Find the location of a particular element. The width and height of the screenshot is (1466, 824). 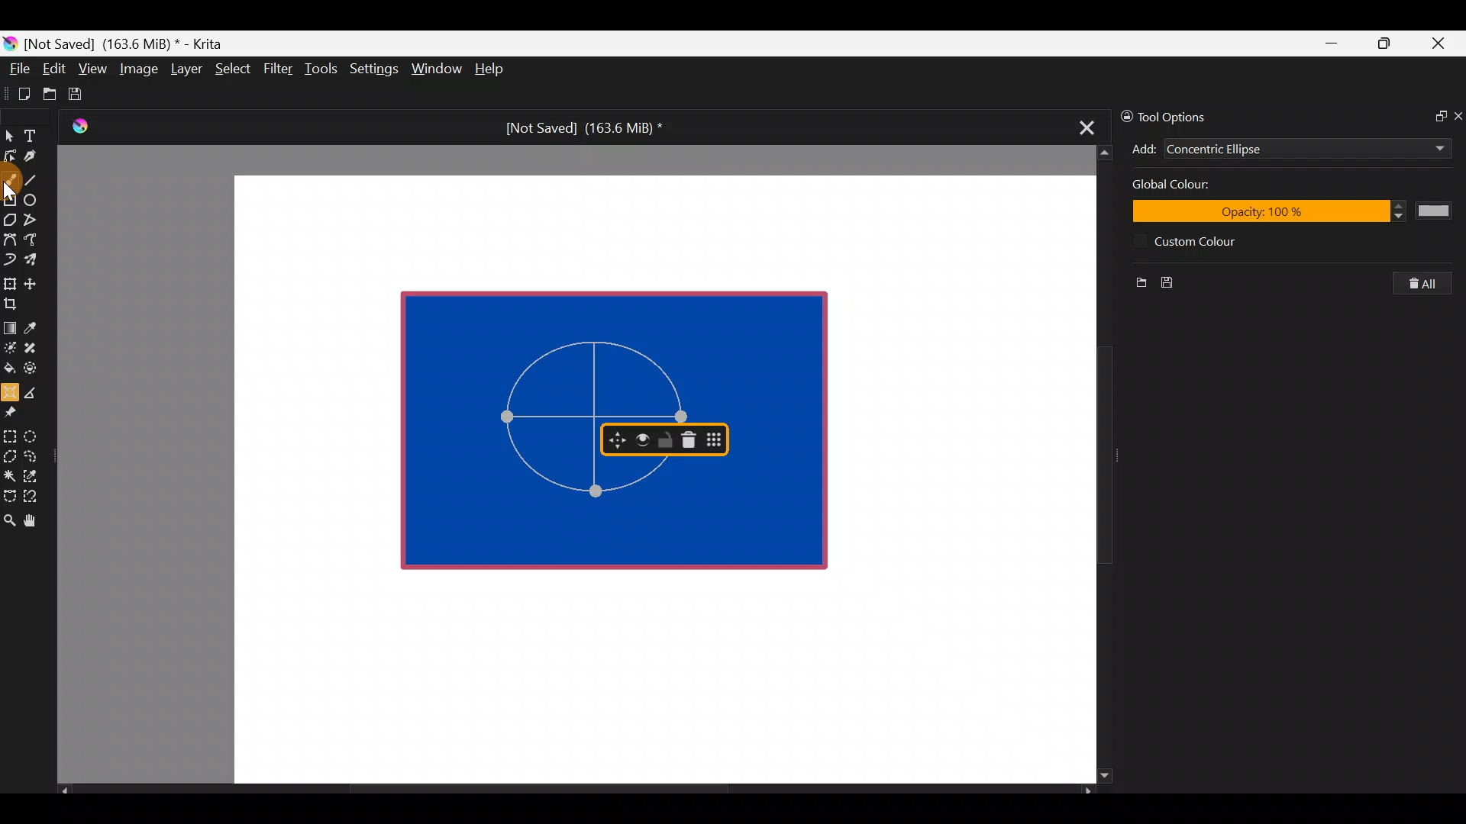

Sample a colour from the image/current layer is located at coordinates (36, 326).